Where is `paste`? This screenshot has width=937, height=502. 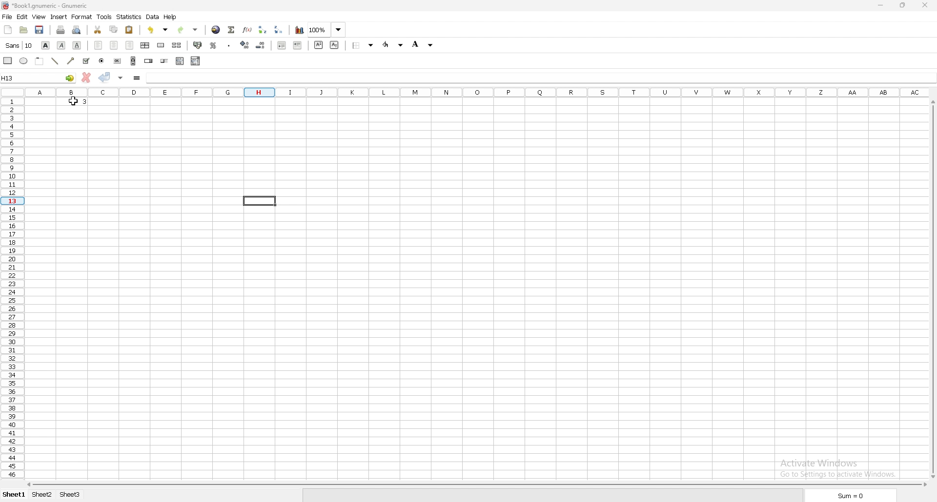 paste is located at coordinates (130, 30).